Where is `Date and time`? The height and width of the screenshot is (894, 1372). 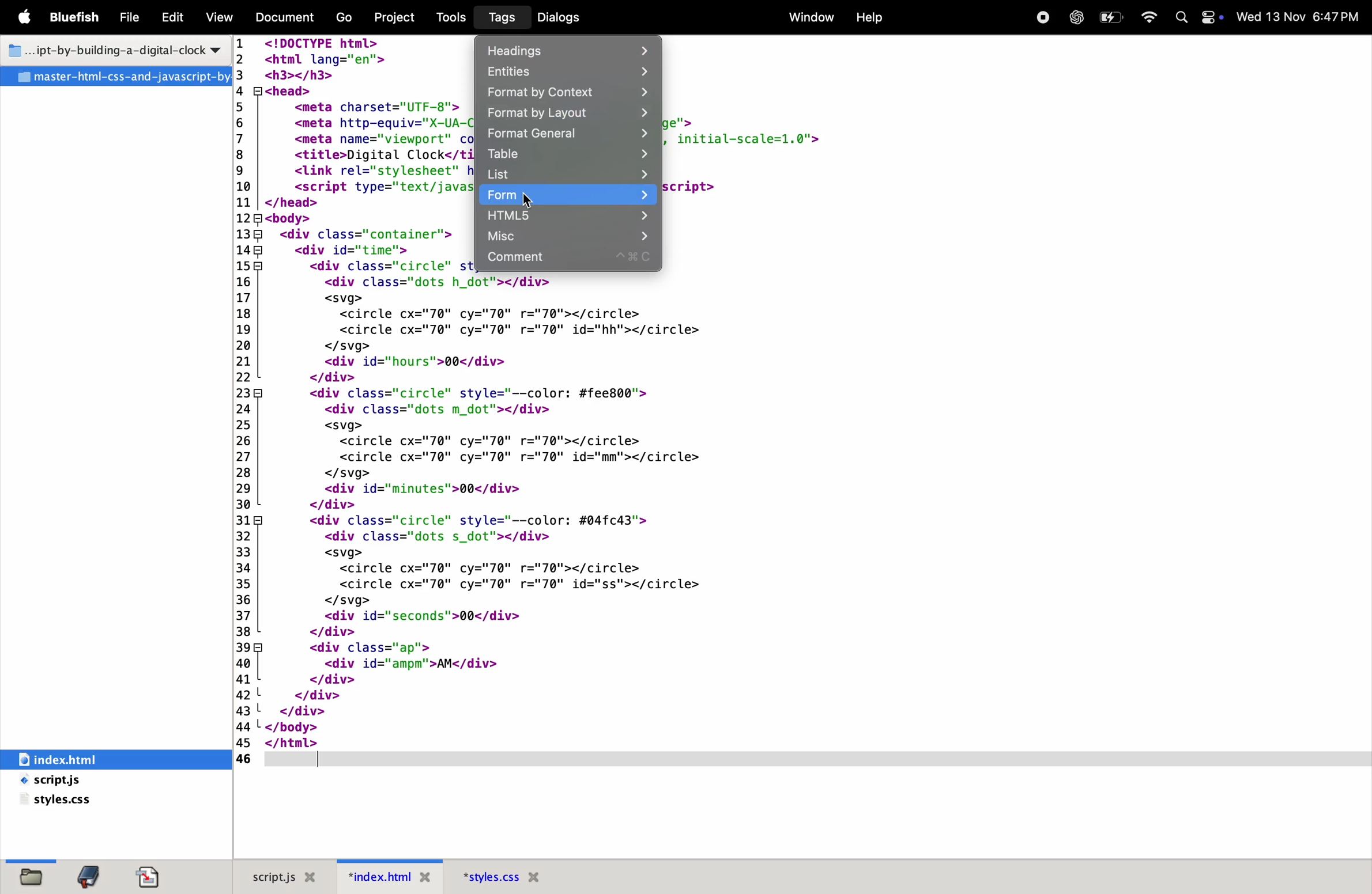 Date and time is located at coordinates (1302, 16).